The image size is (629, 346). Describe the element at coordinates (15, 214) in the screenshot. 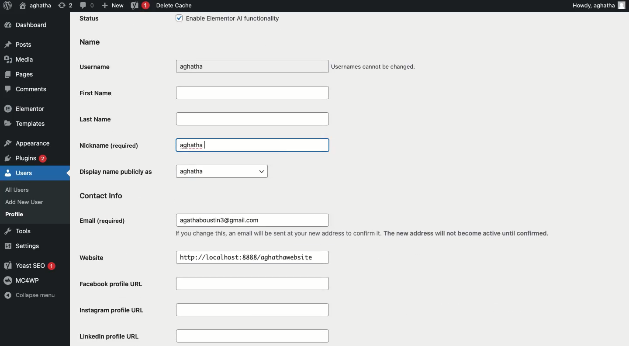

I see `Profile` at that location.